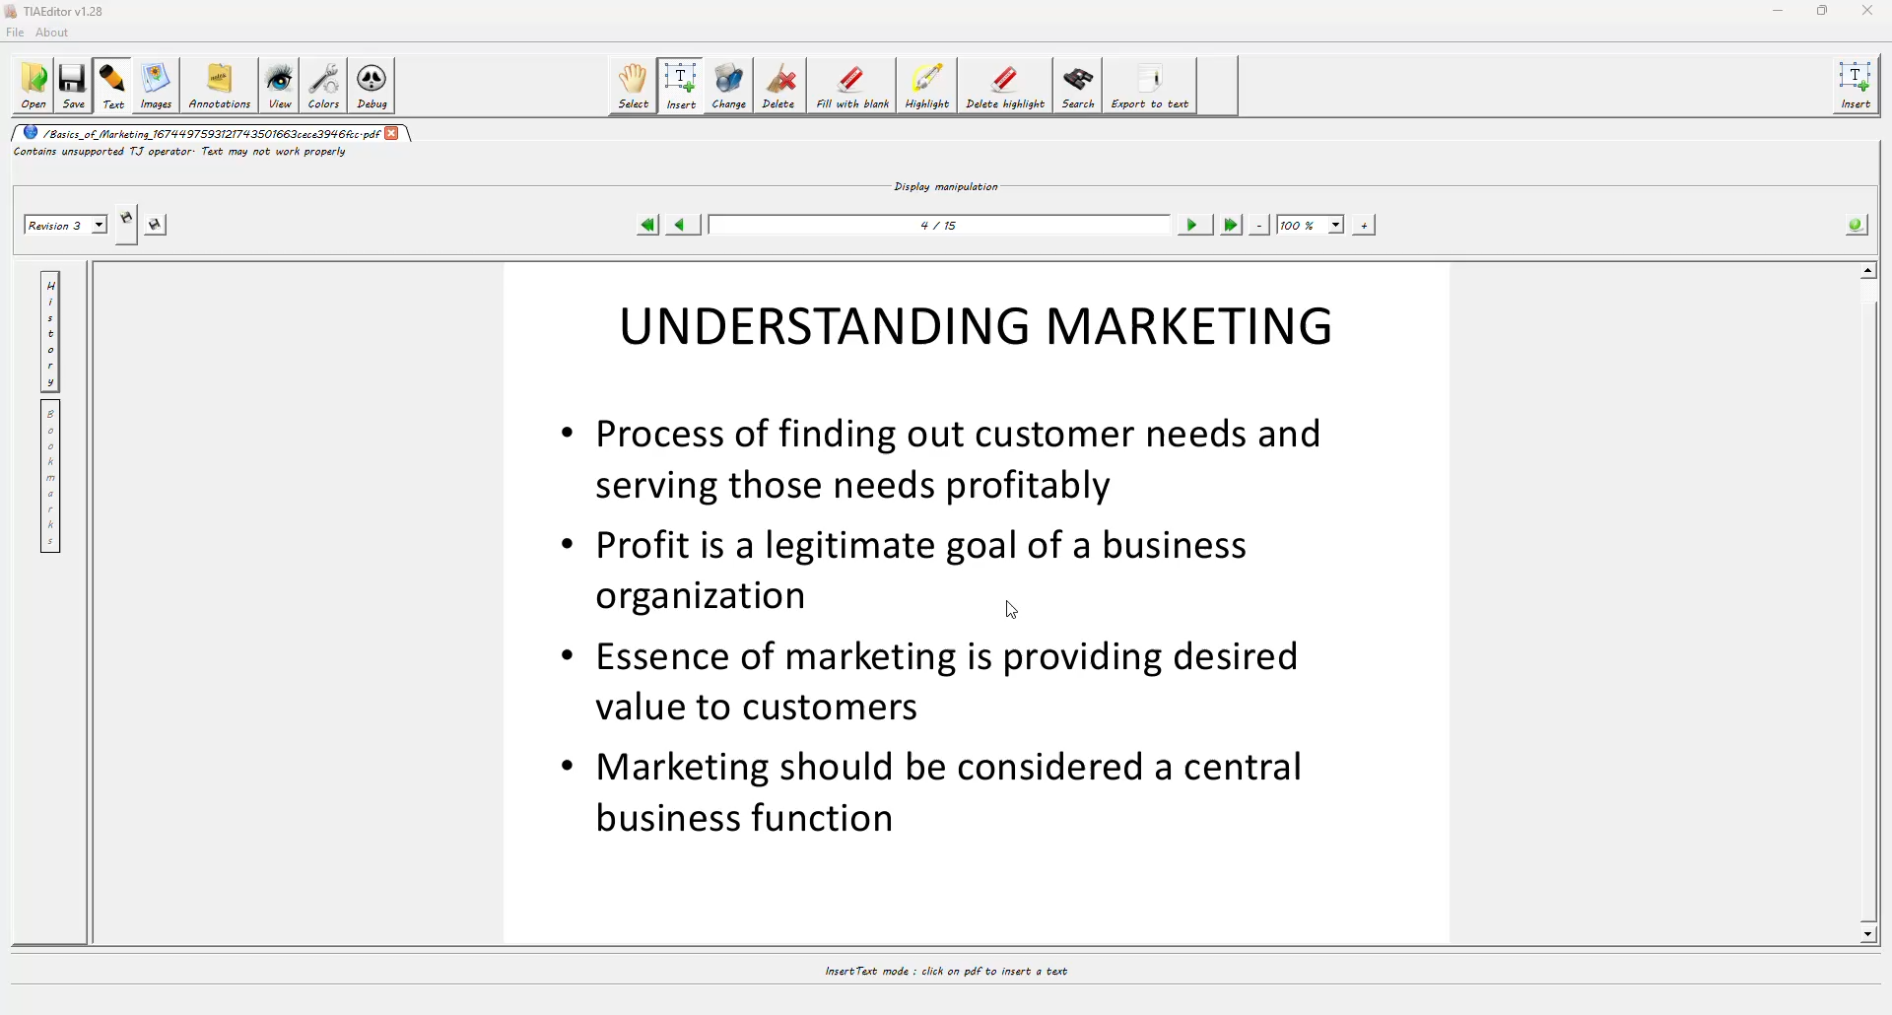  Describe the element at coordinates (944, 224) in the screenshot. I see `4/15` at that location.